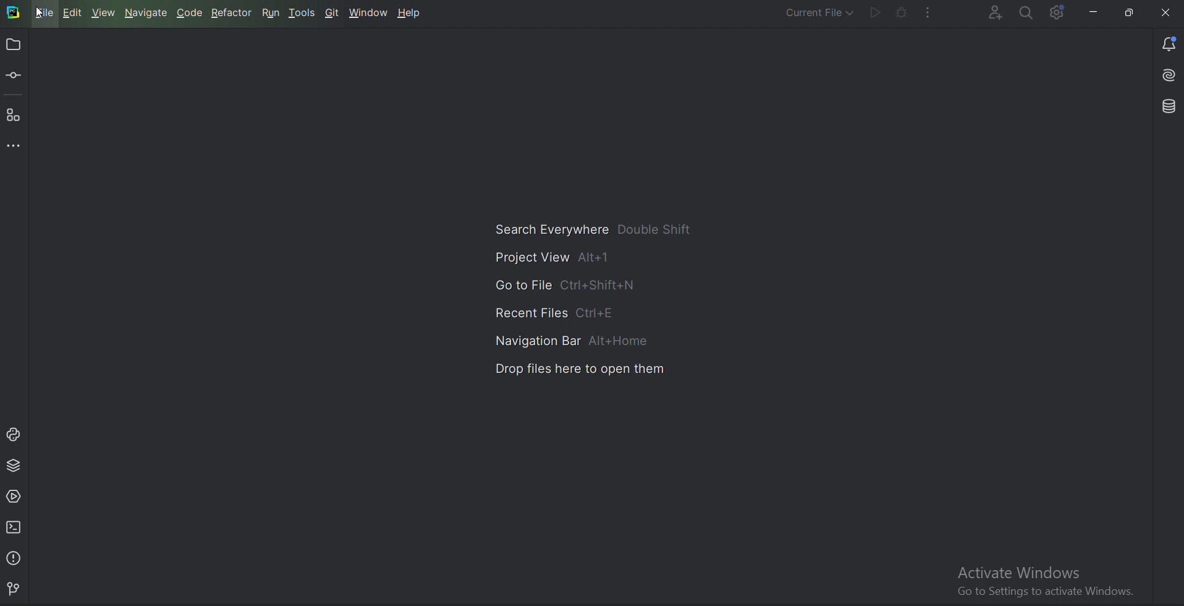  I want to click on Search Everywhere Double Shift, so click(596, 229).